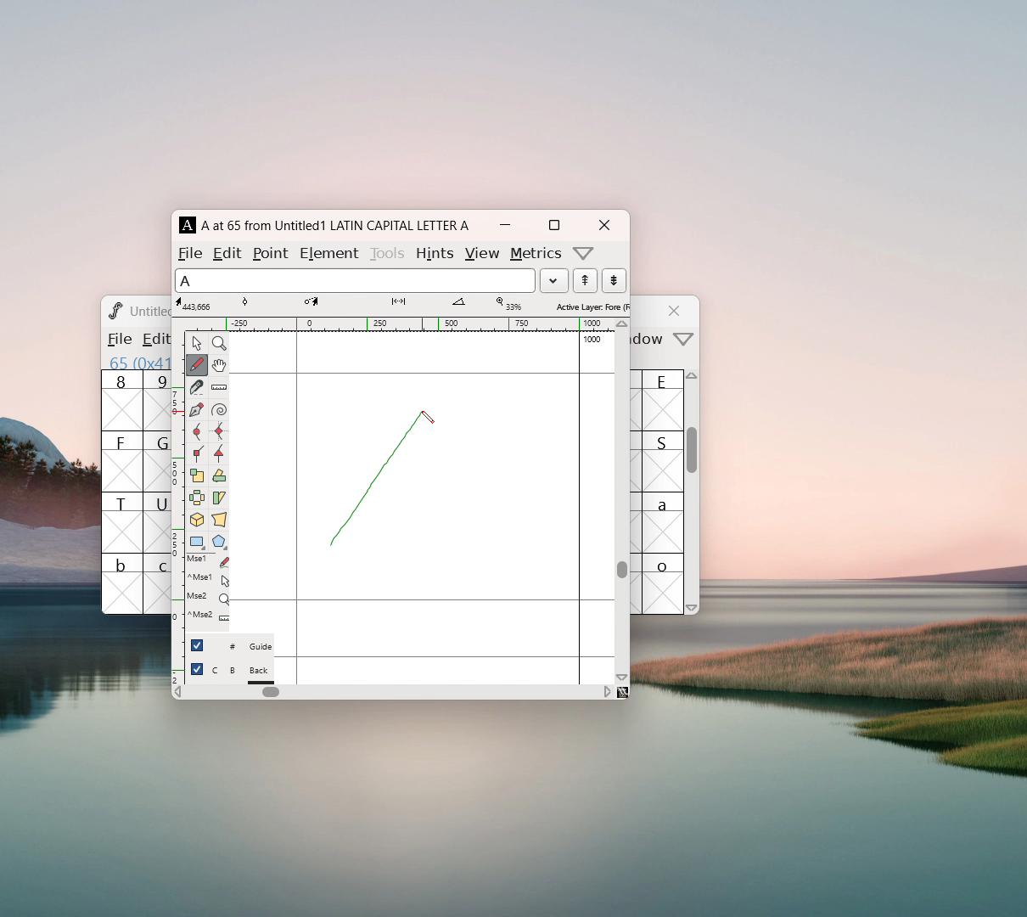 Image resolution: width=1027 pixels, height=917 pixels. What do you see at coordinates (271, 692) in the screenshot?
I see `horizontal scrollbar` at bounding box center [271, 692].